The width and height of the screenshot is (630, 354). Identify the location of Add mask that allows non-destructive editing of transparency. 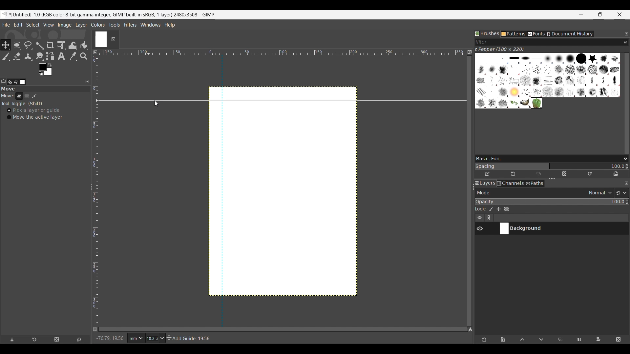
(598, 340).